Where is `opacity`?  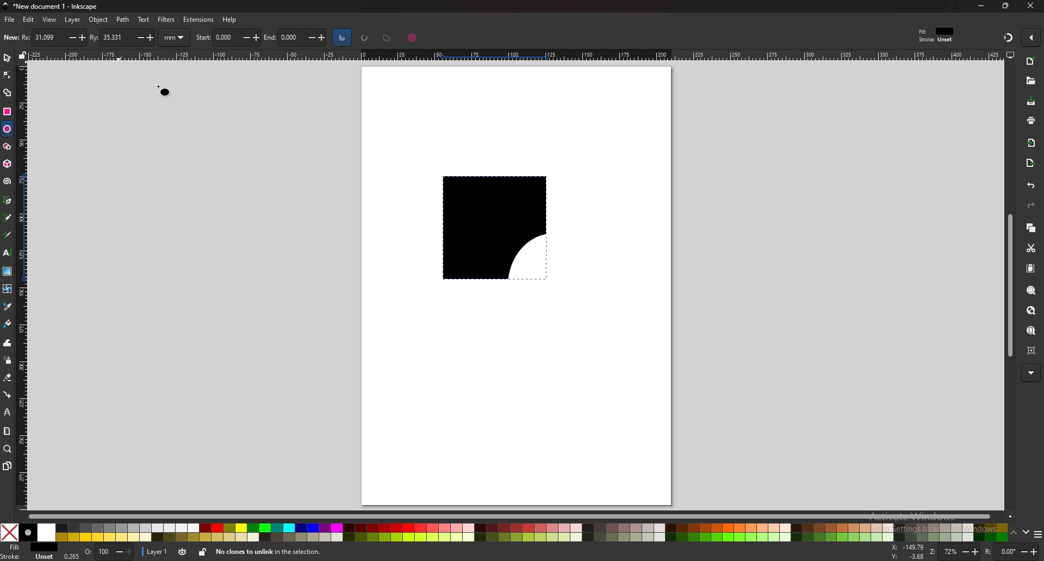
opacity is located at coordinates (109, 552).